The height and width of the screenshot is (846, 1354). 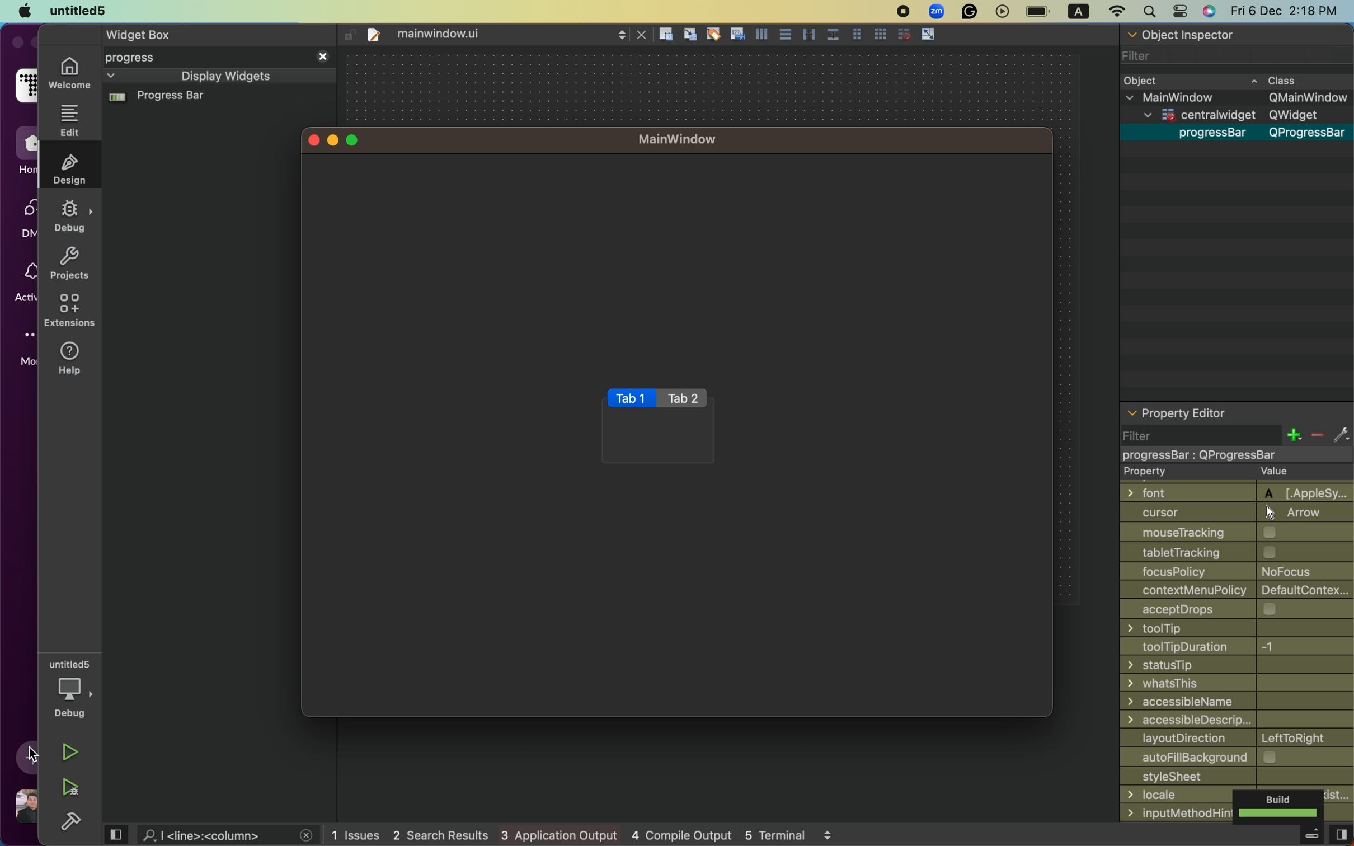 I want to click on untitled 5, so click(x=79, y=10).